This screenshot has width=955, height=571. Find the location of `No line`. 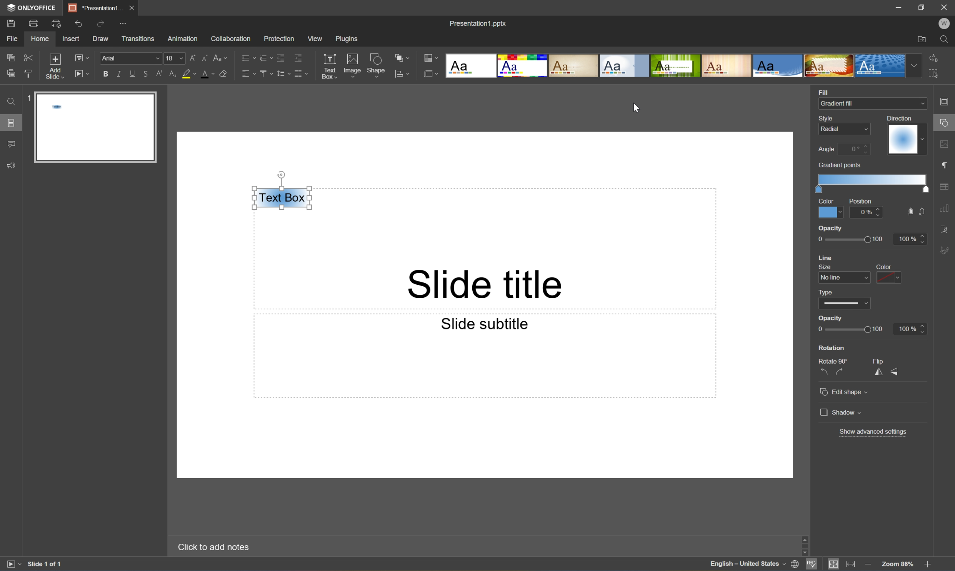

No line is located at coordinates (843, 277).